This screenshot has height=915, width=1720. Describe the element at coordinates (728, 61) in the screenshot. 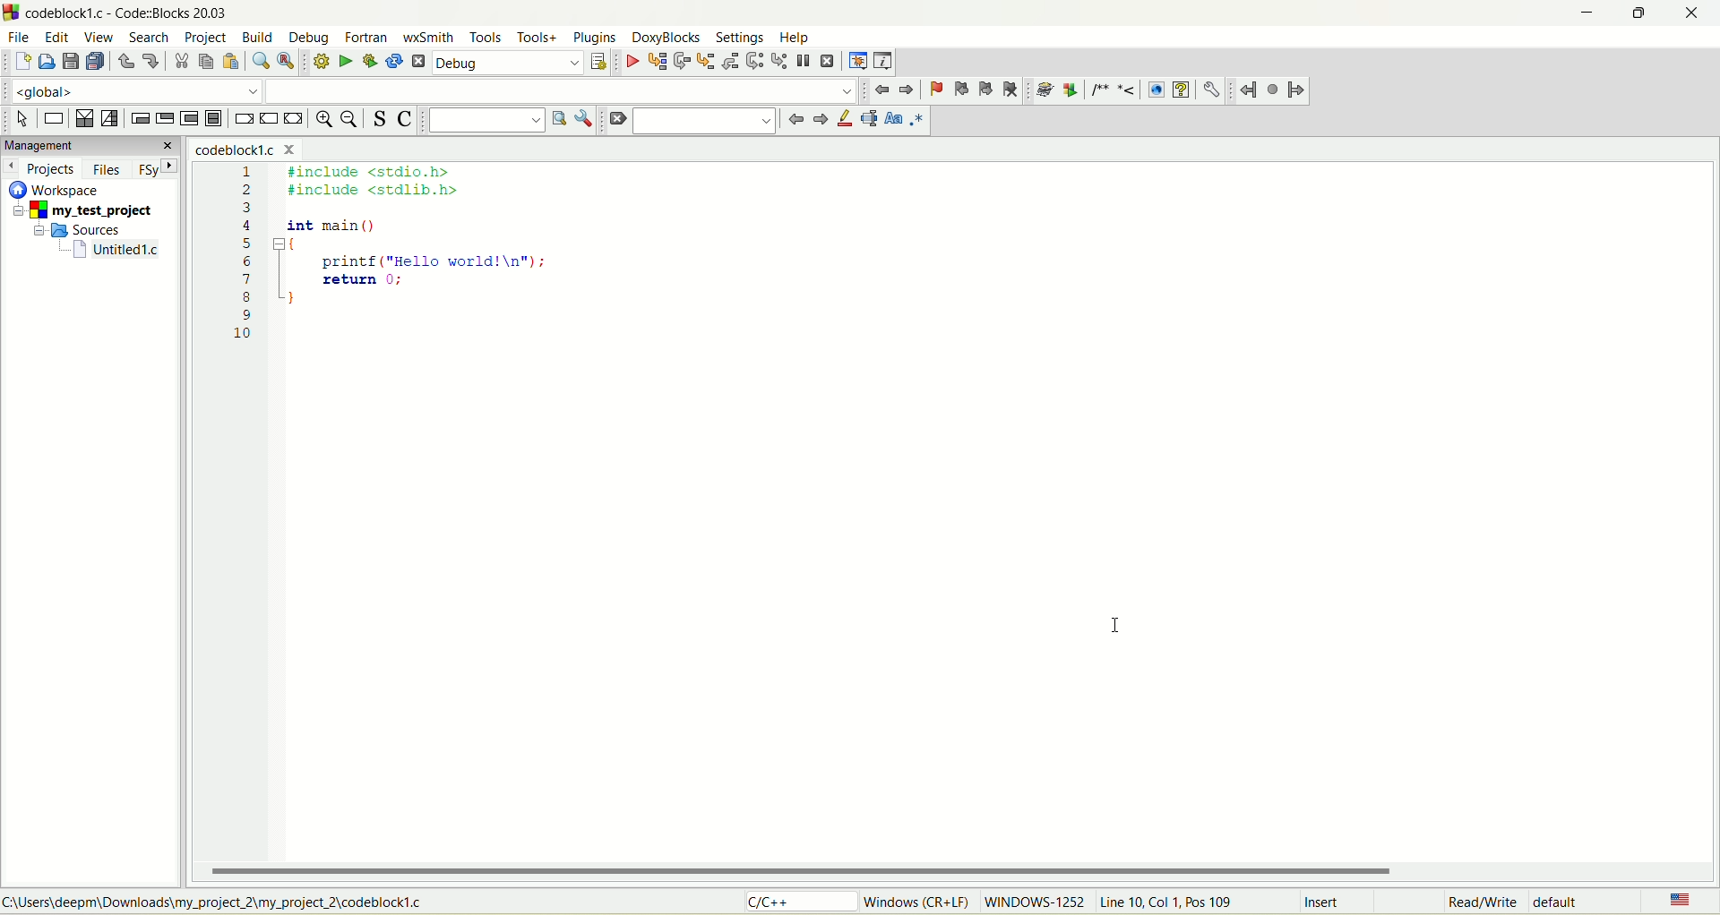

I see `step out` at that location.